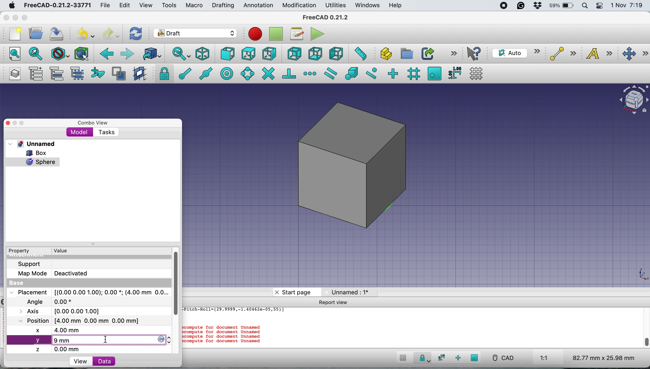  I want to click on combo view, so click(93, 123).